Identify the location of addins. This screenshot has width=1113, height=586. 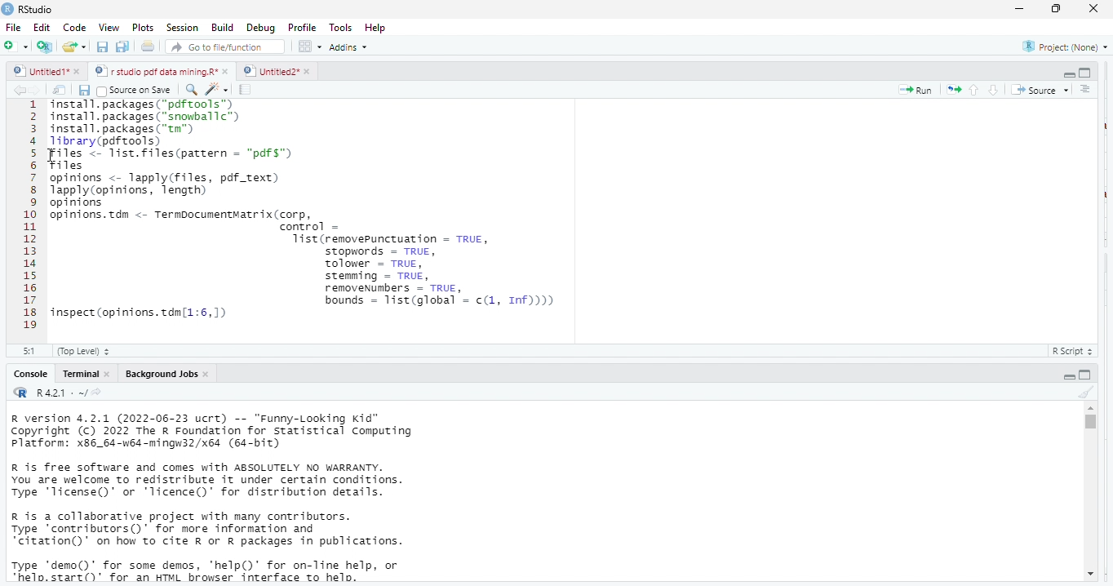
(353, 47).